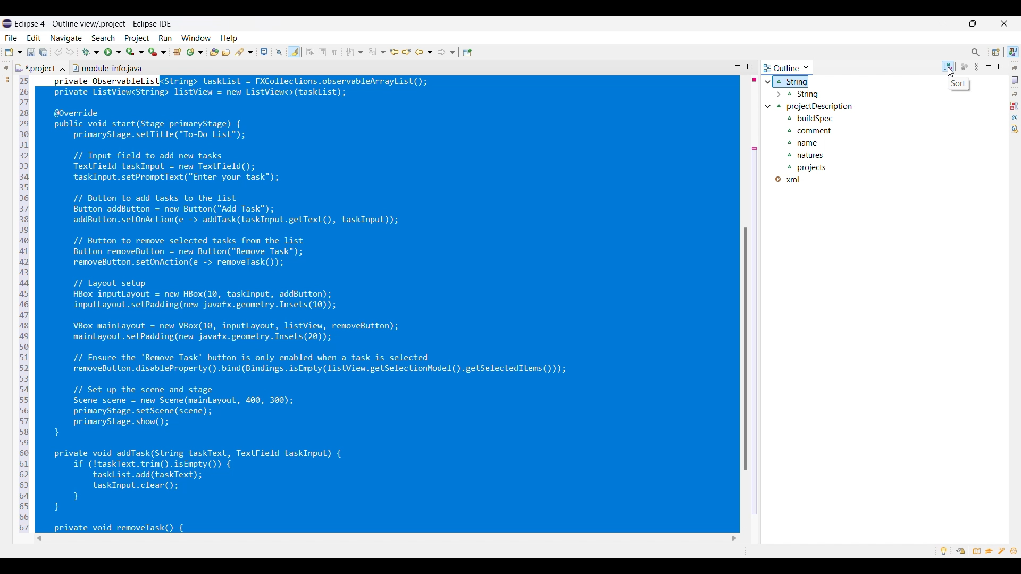 The width and height of the screenshot is (1021, 574). Describe the element at coordinates (966, 66) in the screenshot. I see `icon` at that location.